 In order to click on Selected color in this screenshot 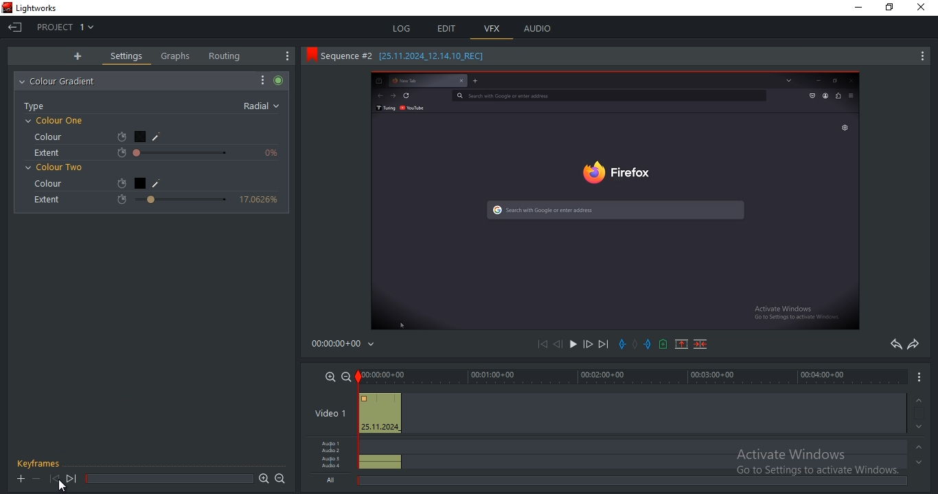, I will do `click(139, 136)`.